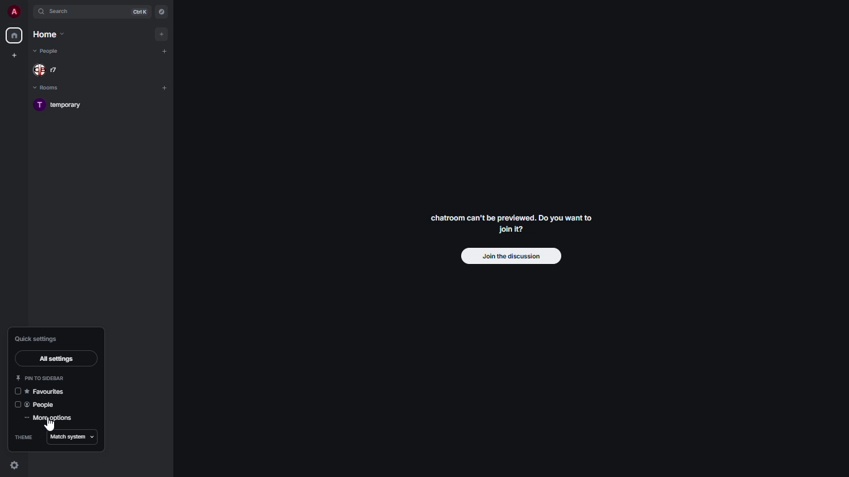  I want to click on quick settings, so click(14, 465).